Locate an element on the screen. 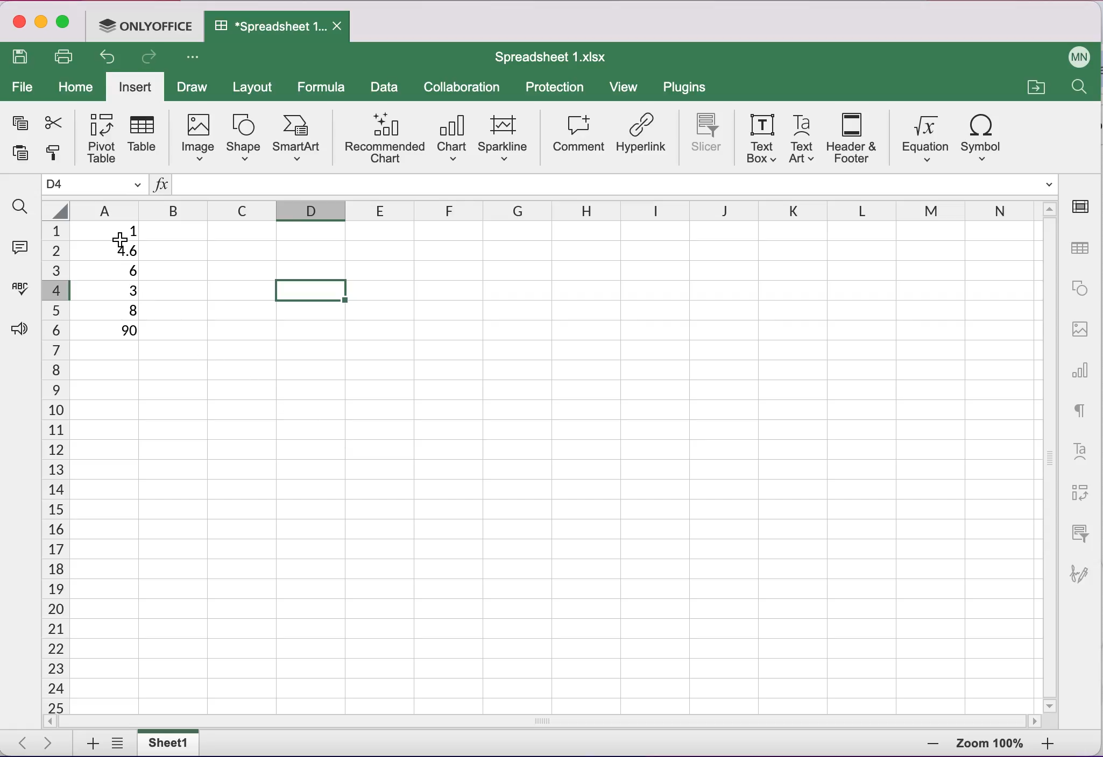 Image resolution: width=1103 pixels, height=757 pixels. header and footer is located at coordinates (851, 138).